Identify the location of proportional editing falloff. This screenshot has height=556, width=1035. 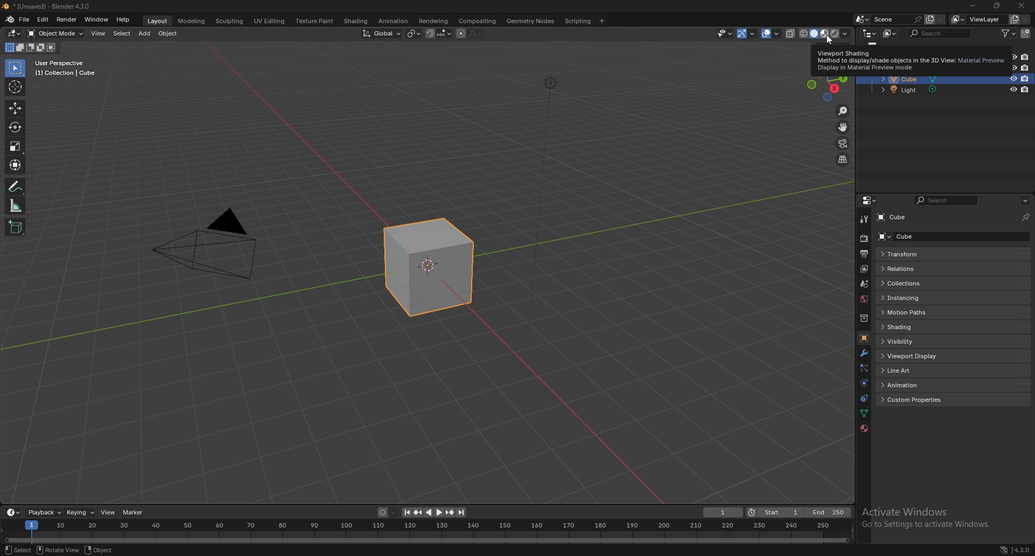
(474, 34).